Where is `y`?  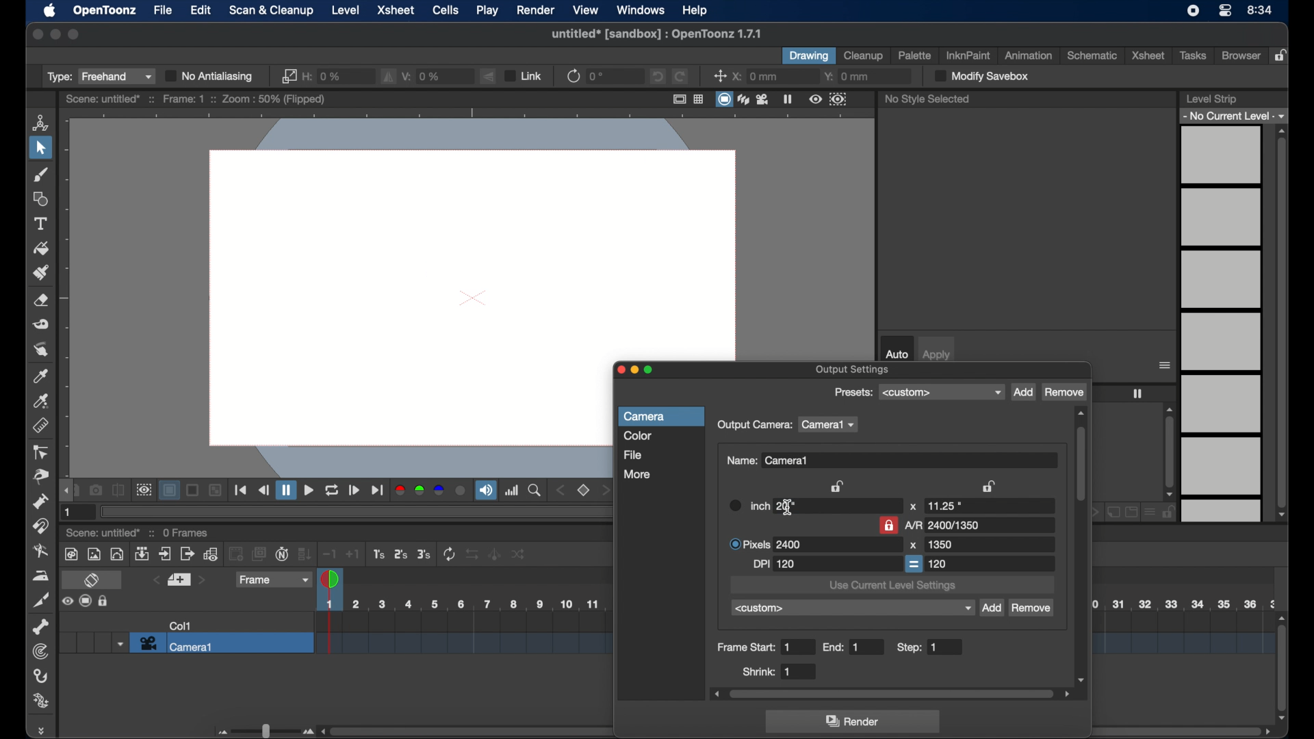
y is located at coordinates (847, 77).